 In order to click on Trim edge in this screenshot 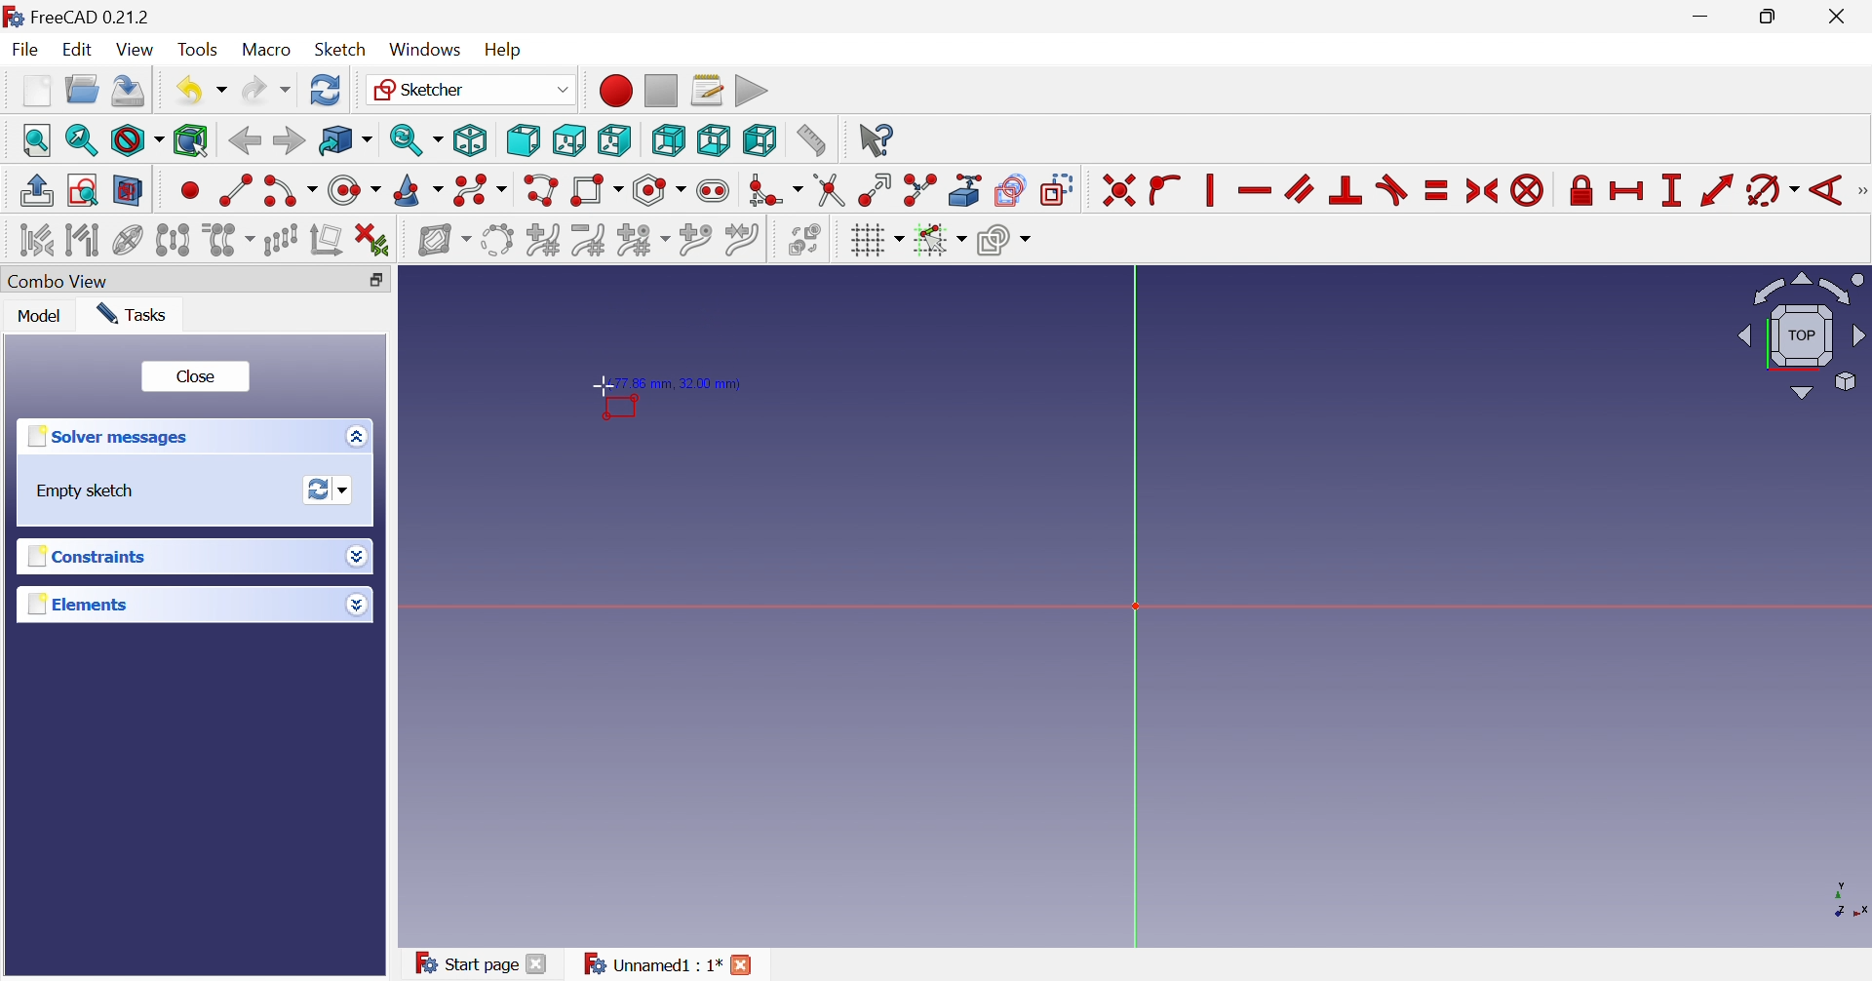, I will do `click(828, 190)`.